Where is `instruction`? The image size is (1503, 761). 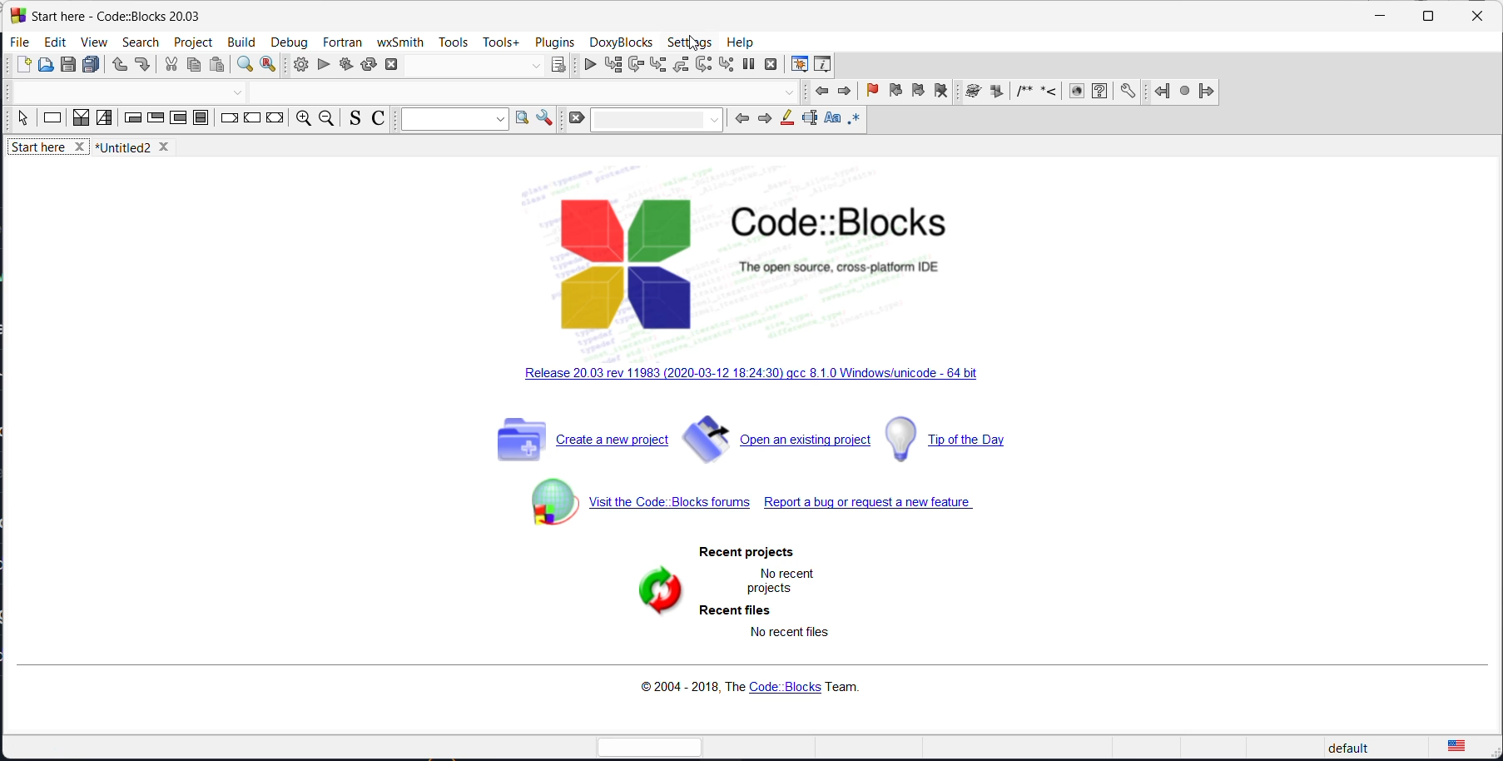
instruction is located at coordinates (52, 120).